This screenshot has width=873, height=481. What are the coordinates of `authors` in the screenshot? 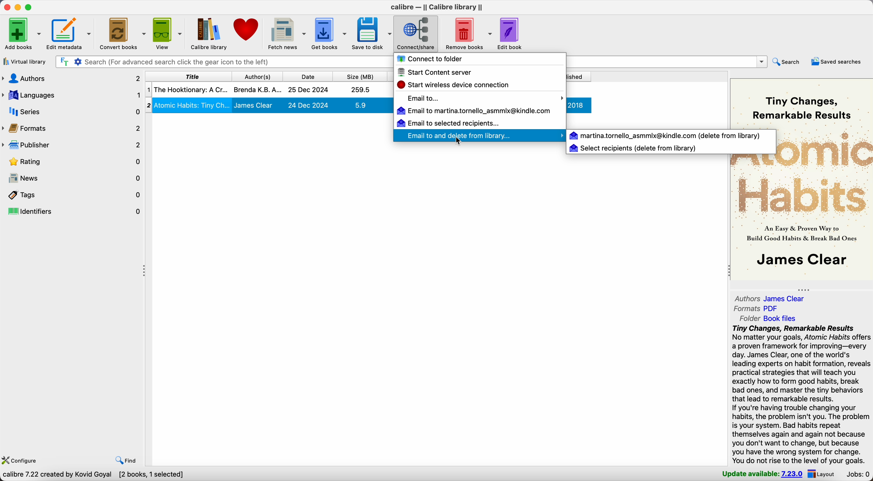 It's located at (72, 80).